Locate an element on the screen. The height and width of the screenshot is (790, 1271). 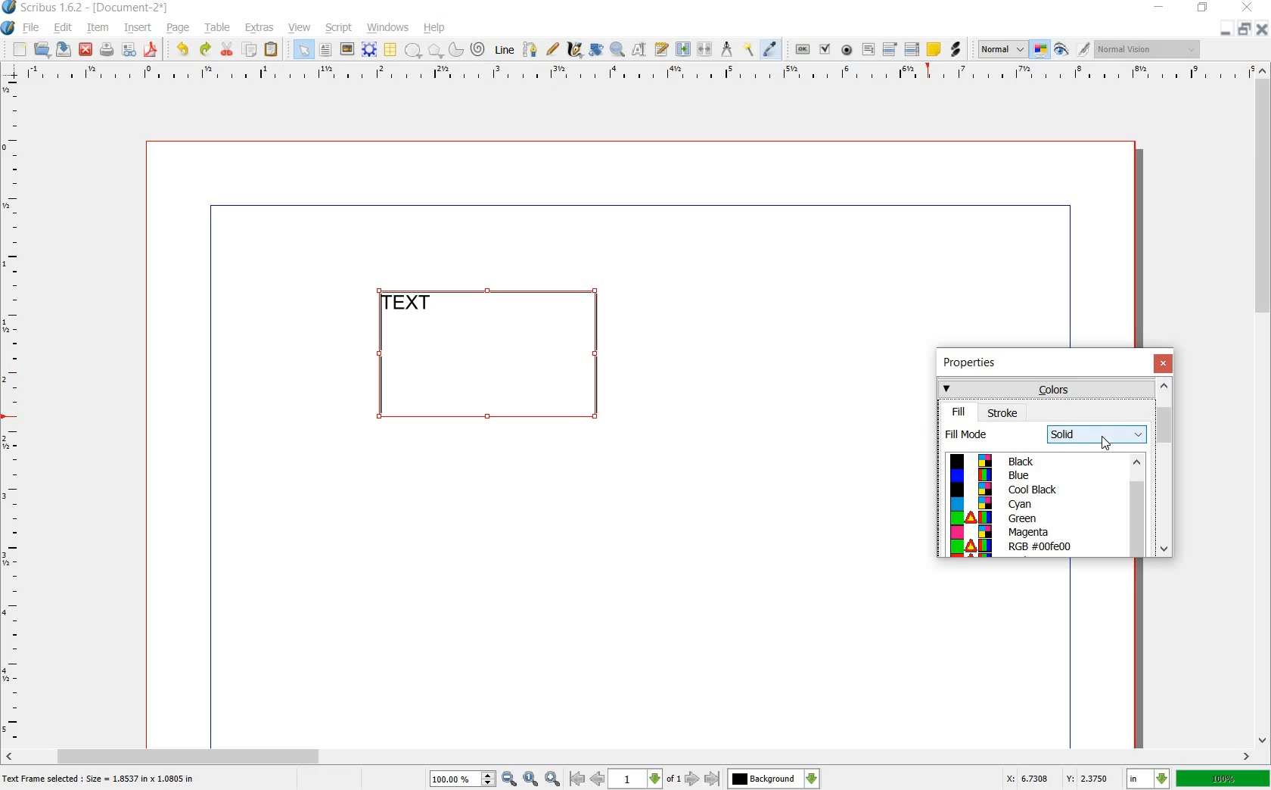
blue is located at coordinates (1020, 475).